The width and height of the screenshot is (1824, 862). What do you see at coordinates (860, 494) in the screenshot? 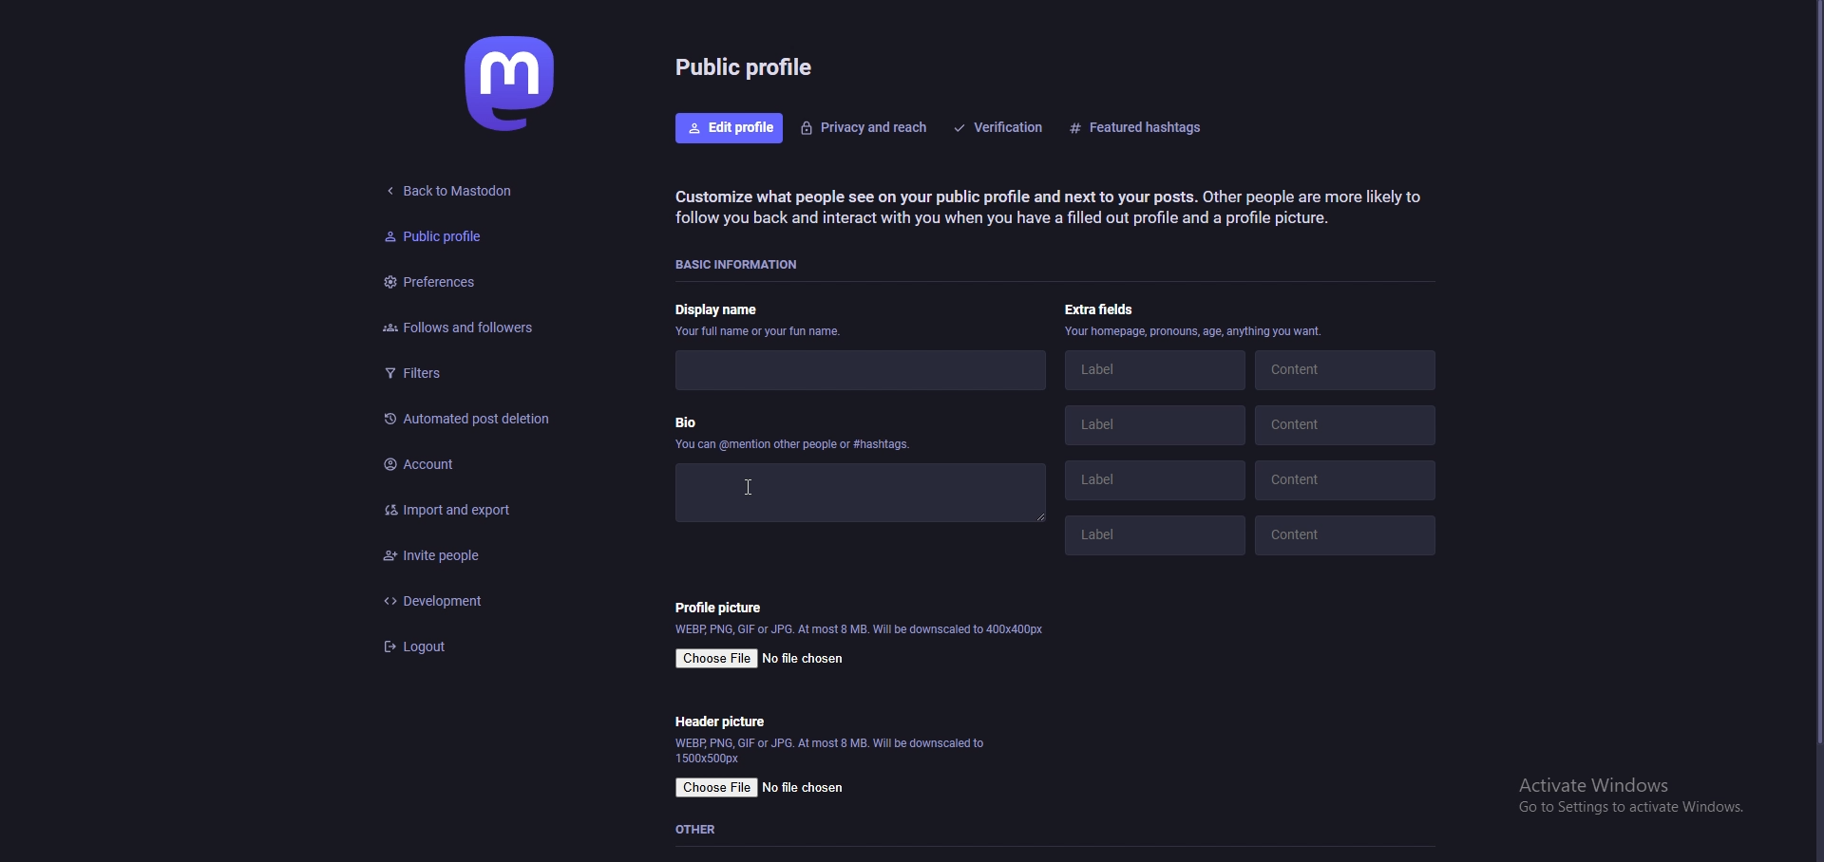
I see `bio input` at bounding box center [860, 494].